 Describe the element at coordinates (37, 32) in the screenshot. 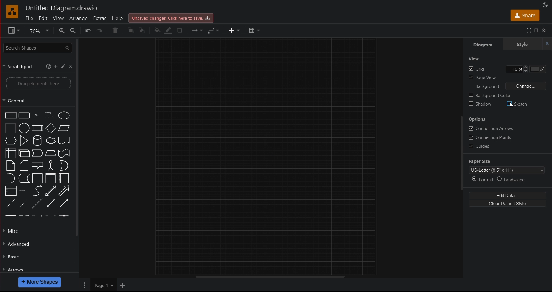

I see `Zoom` at that location.